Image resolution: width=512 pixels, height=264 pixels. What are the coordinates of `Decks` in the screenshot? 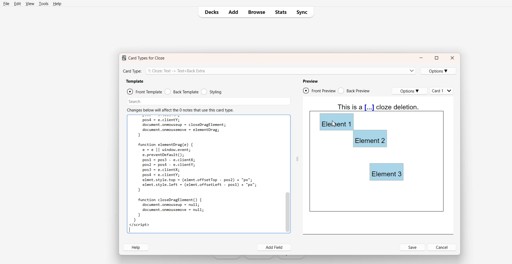 It's located at (210, 12).